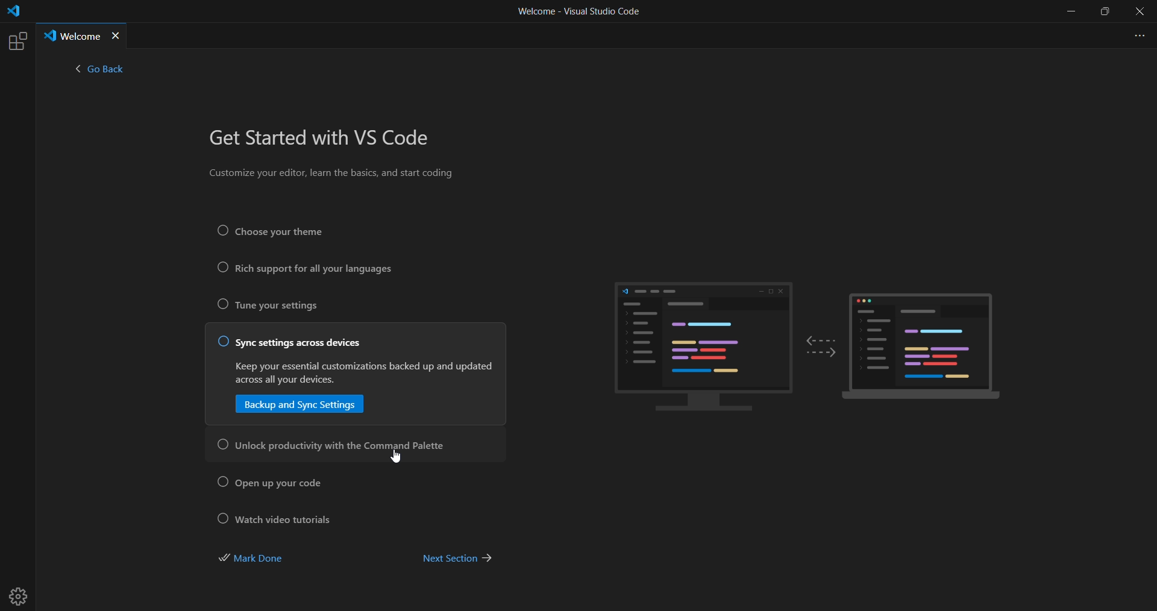  Describe the element at coordinates (16, 41) in the screenshot. I see `extensions` at that location.